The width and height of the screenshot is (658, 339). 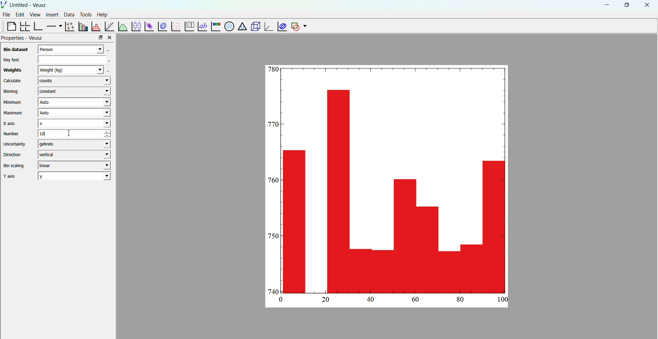 I want to click on X axis, so click(x=11, y=123).